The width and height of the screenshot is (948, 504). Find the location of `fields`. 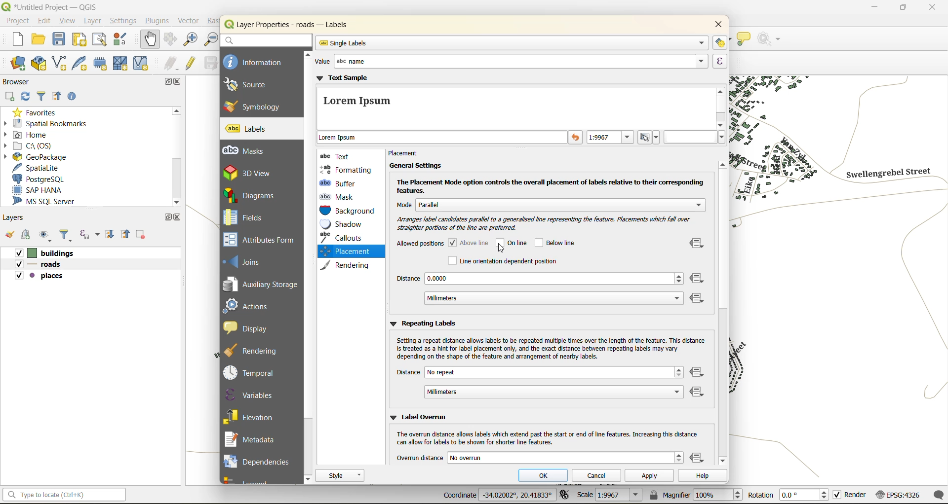

fields is located at coordinates (244, 217).